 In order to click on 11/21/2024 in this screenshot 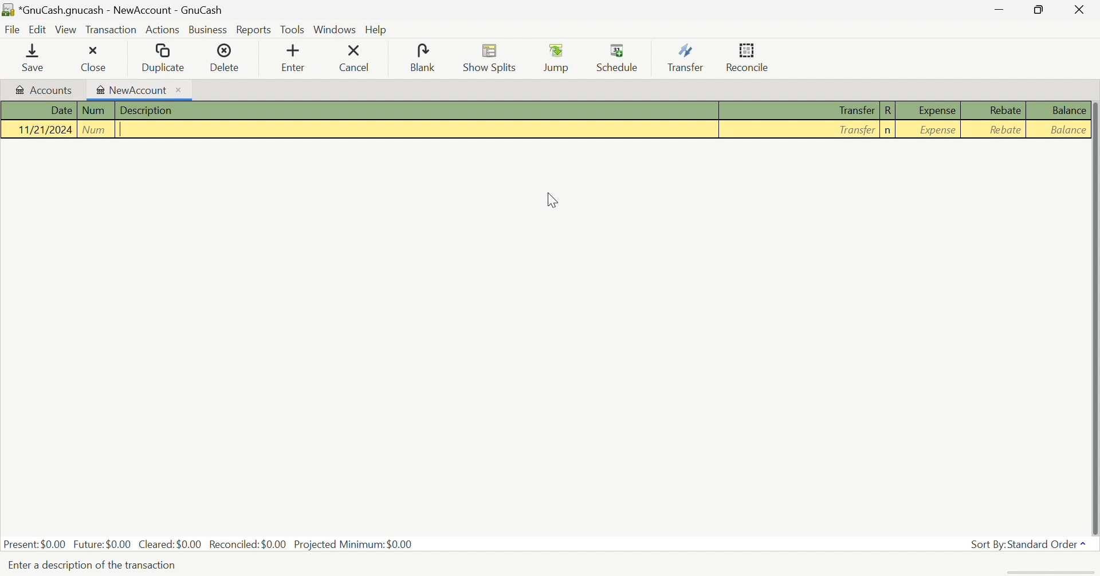, I will do `click(47, 129)`.